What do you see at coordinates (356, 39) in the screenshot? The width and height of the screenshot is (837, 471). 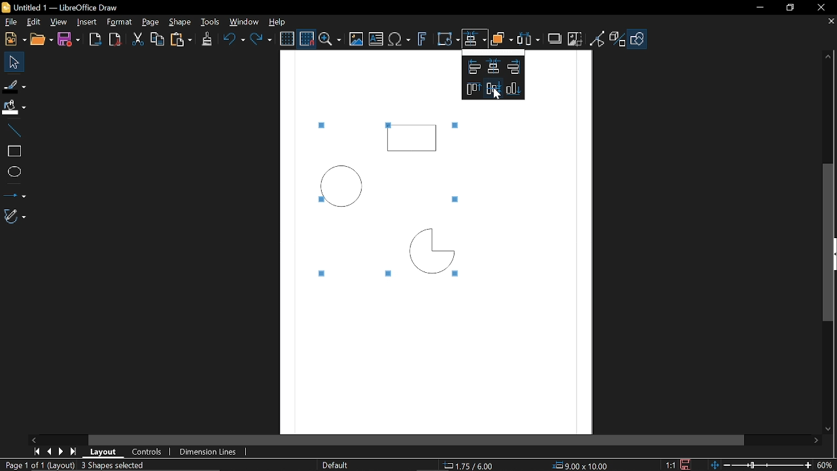 I see `Insert image` at bounding box center [356, 39].